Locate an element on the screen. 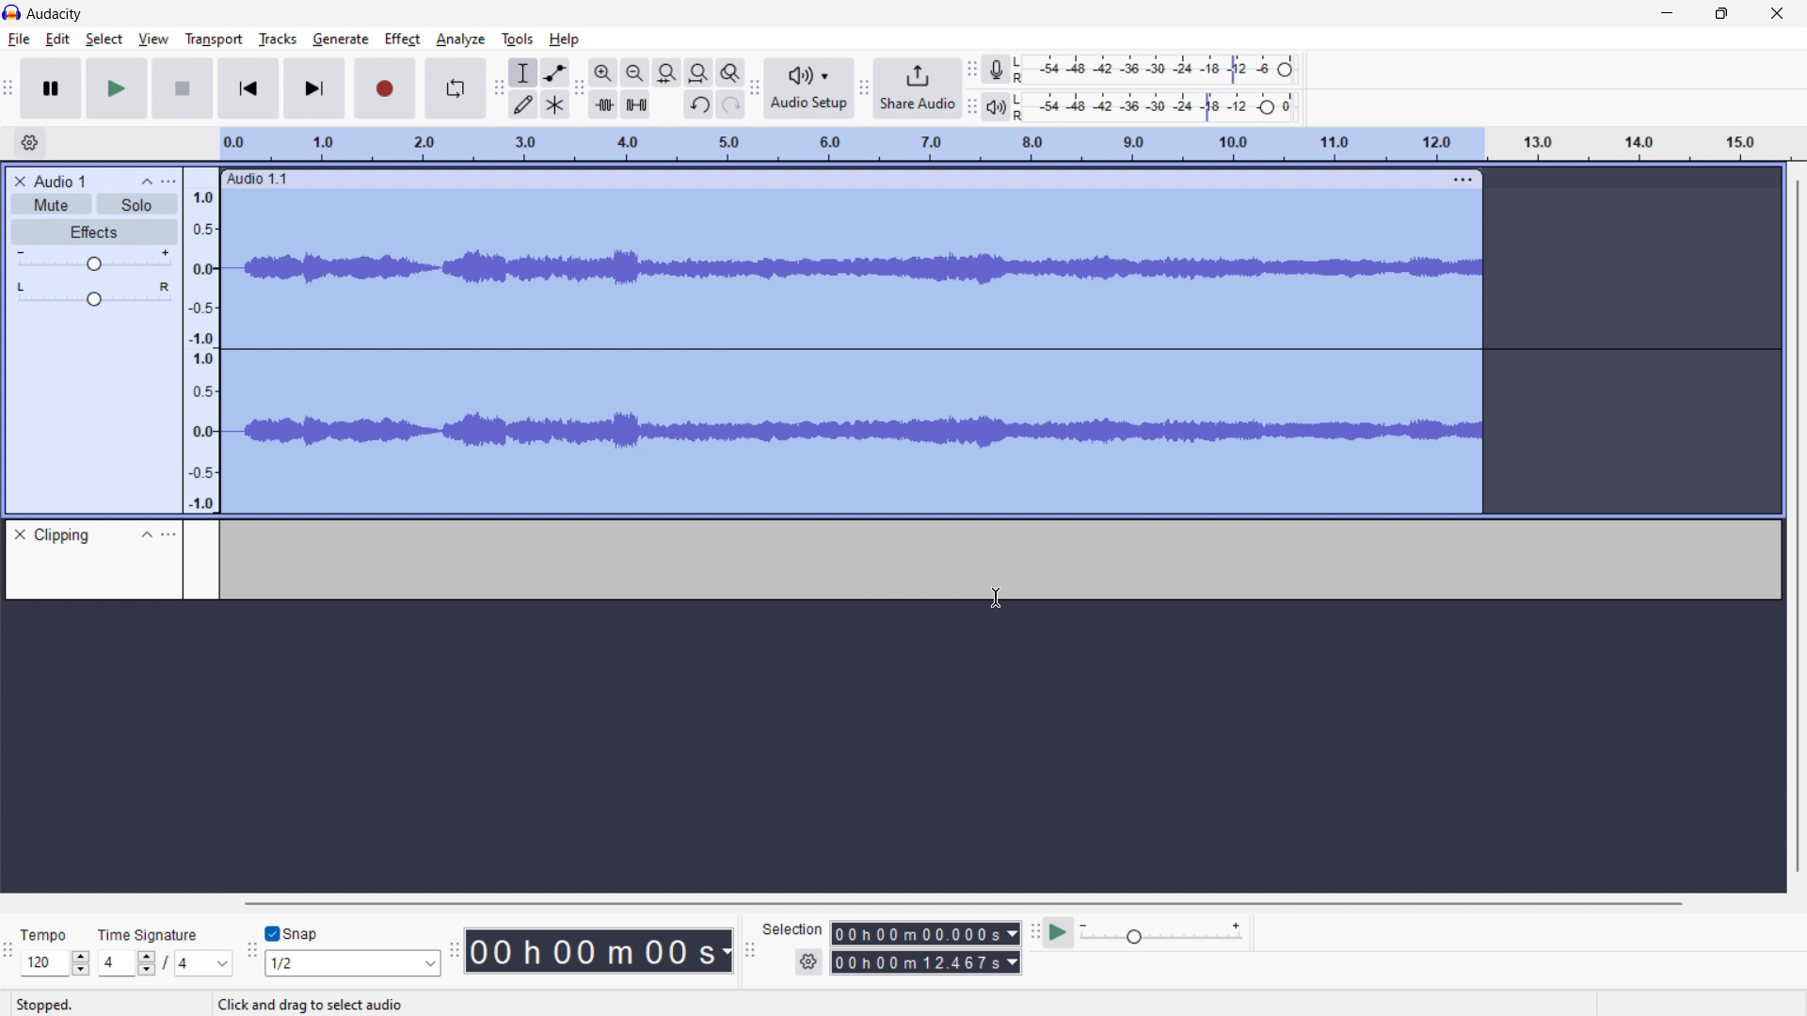 This screenshot has height=1016, width=1807. select snapping is located at coordinates (355, 962).